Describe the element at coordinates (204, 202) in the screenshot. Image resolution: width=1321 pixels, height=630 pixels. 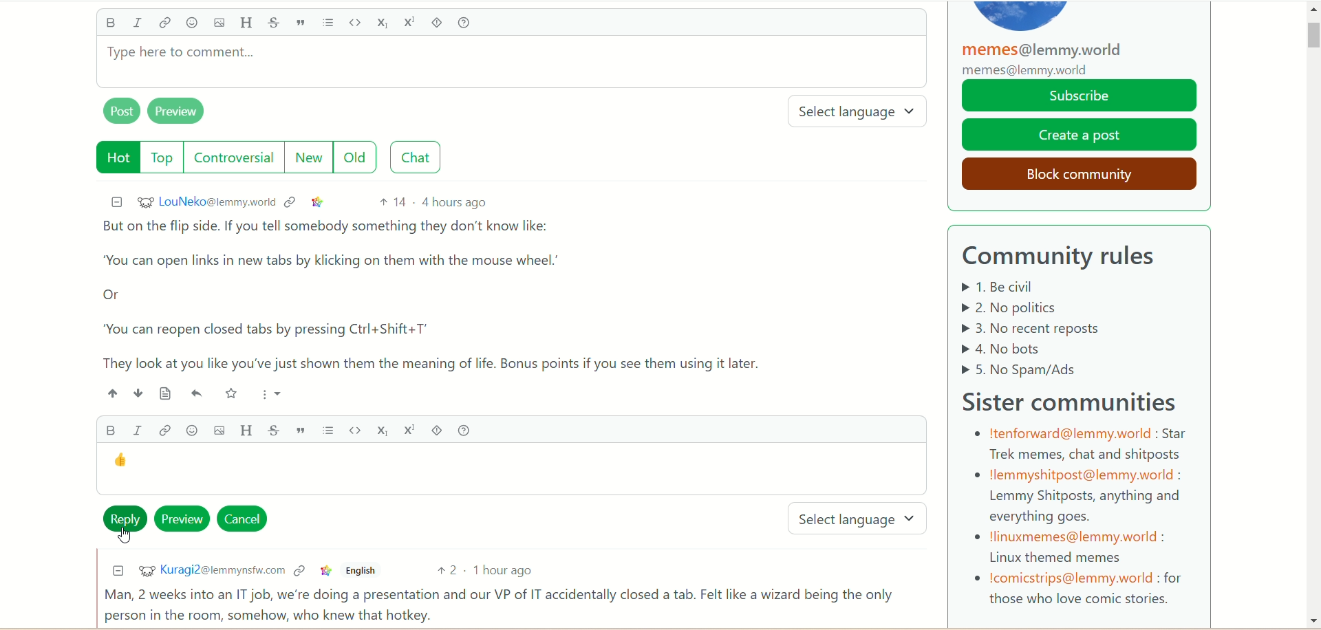
I see `username` at that location.